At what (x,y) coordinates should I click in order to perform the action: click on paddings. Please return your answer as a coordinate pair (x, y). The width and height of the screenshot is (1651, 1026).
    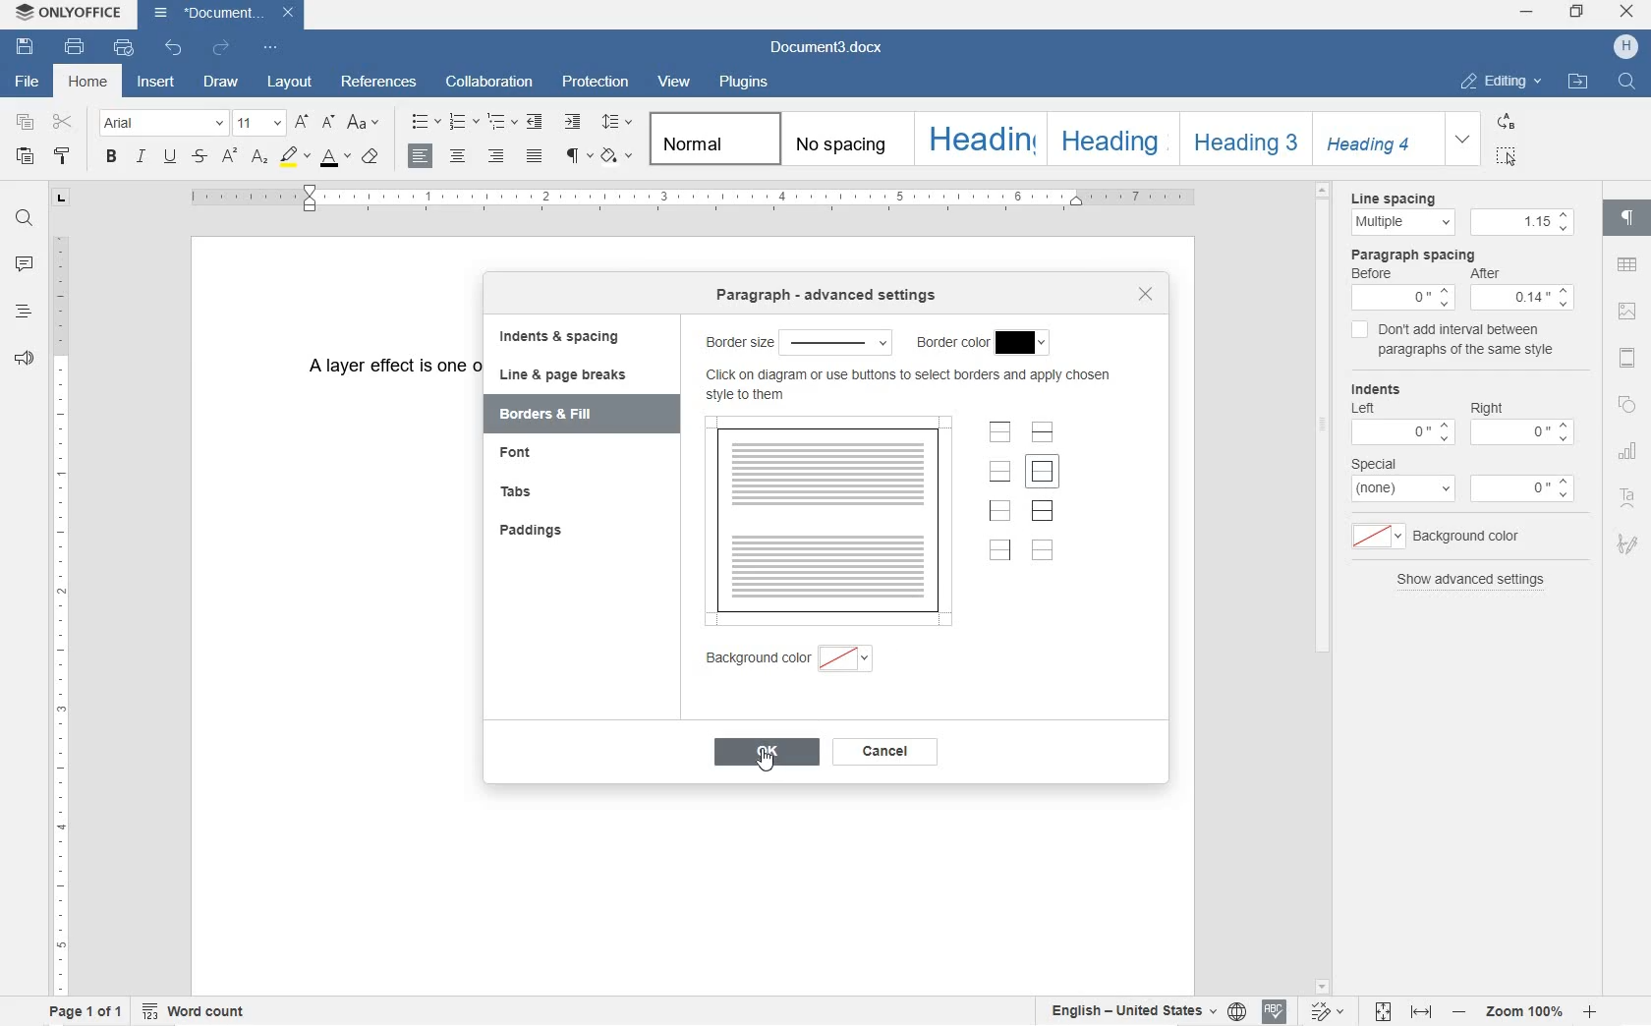
    Looking at the image, I should click on (555, 532).